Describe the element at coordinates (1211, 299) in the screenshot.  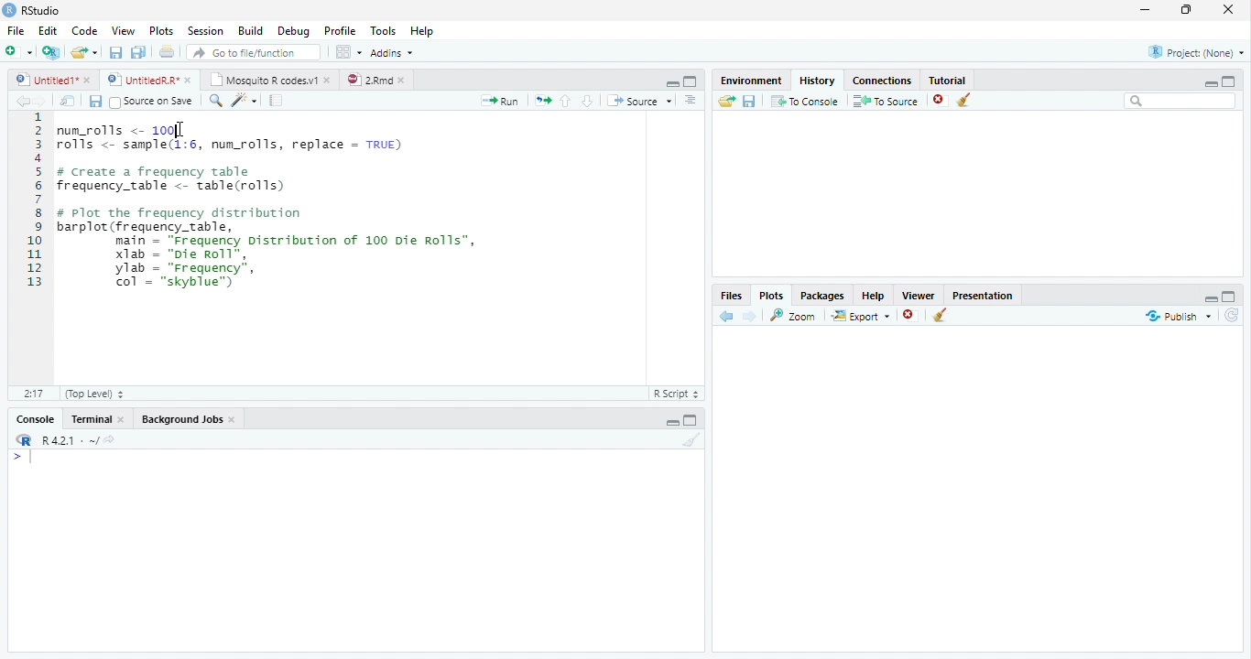
I see `Hide` at that location.